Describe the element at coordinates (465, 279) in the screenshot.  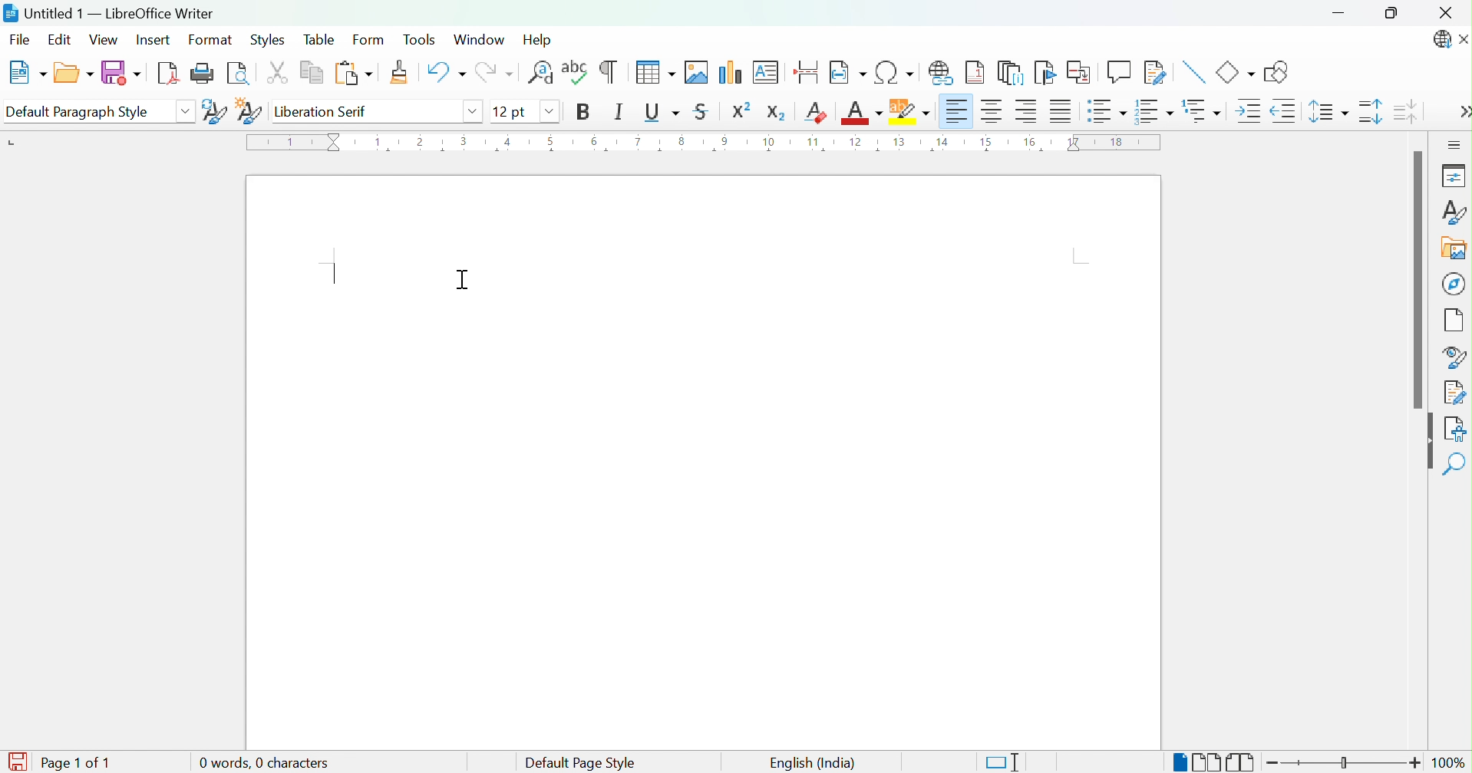
I see `Cursor` at that location.